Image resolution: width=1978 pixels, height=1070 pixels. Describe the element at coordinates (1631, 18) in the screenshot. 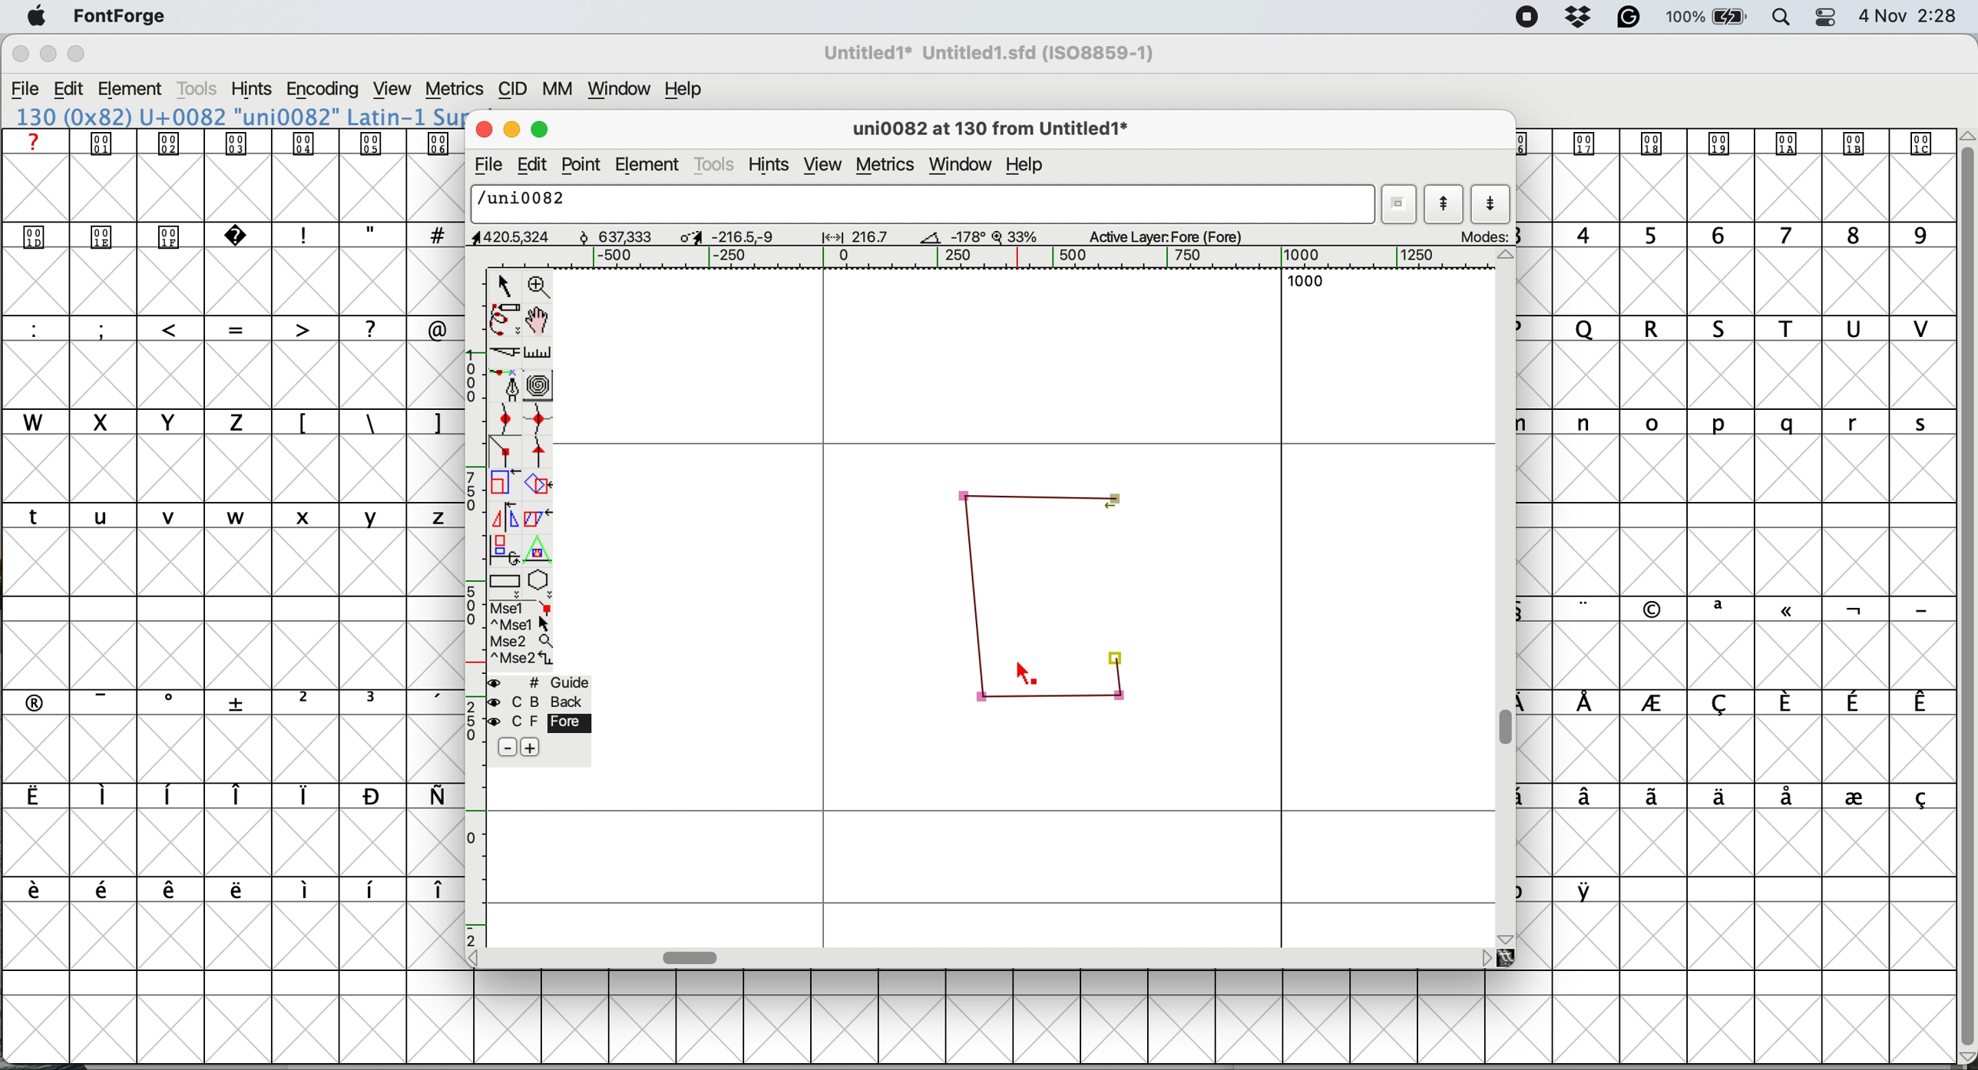

I see `grammarly` at that location.